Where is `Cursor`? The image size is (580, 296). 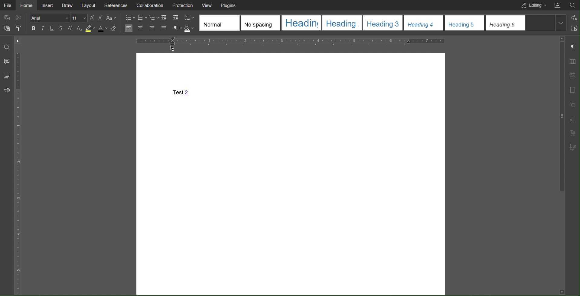 Cursor is located at coordinates (172, 49).